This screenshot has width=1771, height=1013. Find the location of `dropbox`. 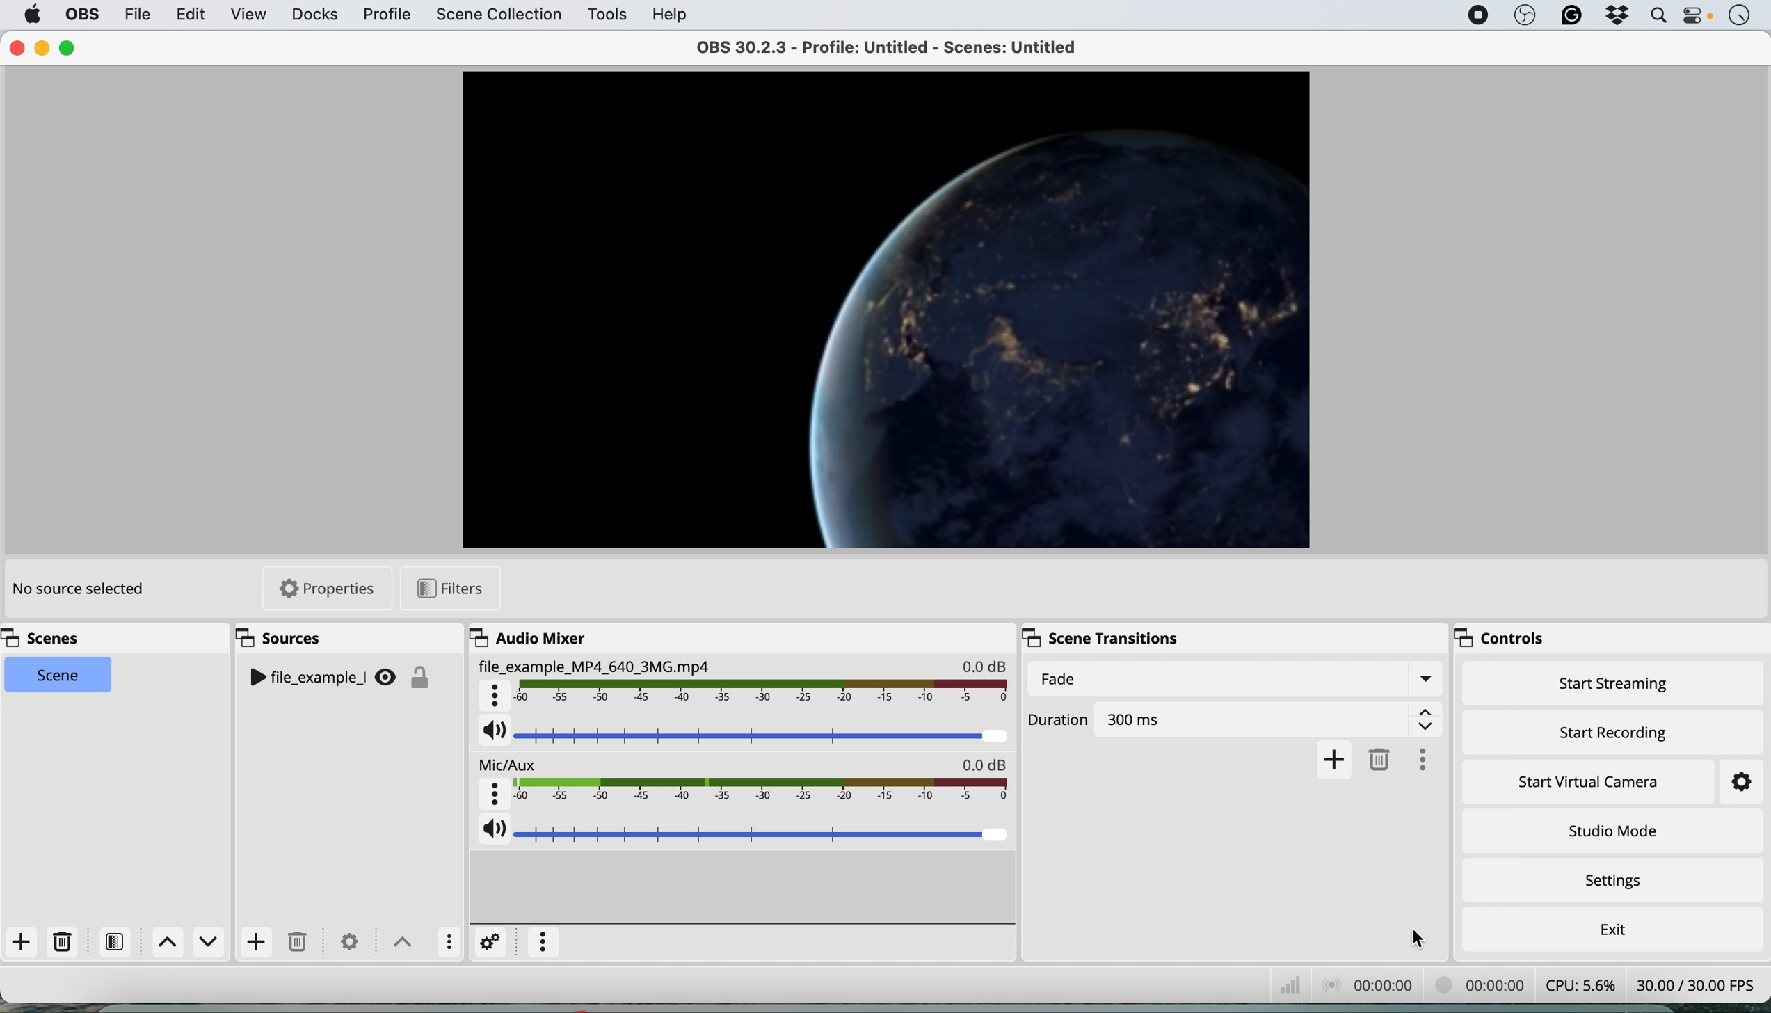

dropbox is located at coordinates (1615, 17).